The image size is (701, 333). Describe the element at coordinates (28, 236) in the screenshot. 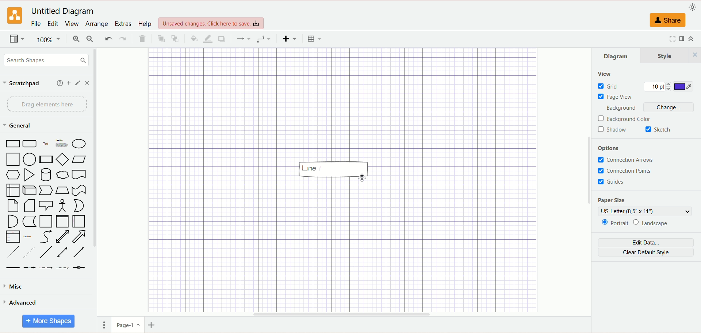

I see `List item` at that location.